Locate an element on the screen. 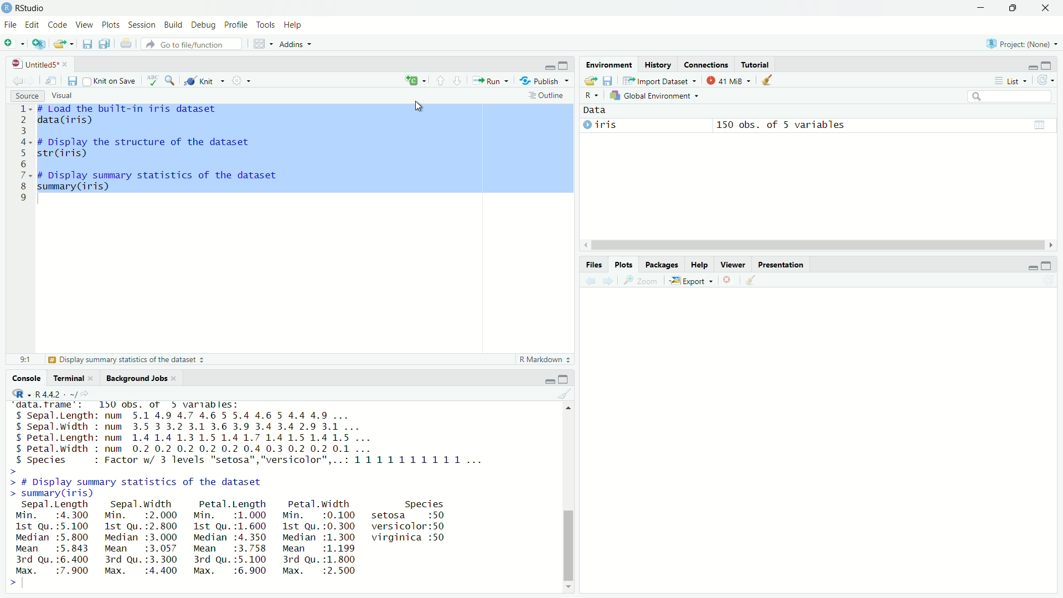 This screenshot has height=598, width=1063. Profile is located at coordinates (238, 24).